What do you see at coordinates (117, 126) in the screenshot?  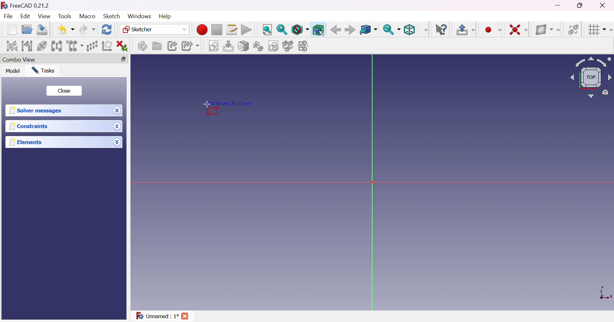 I see `Drop down` at bounding box center [117, 126].